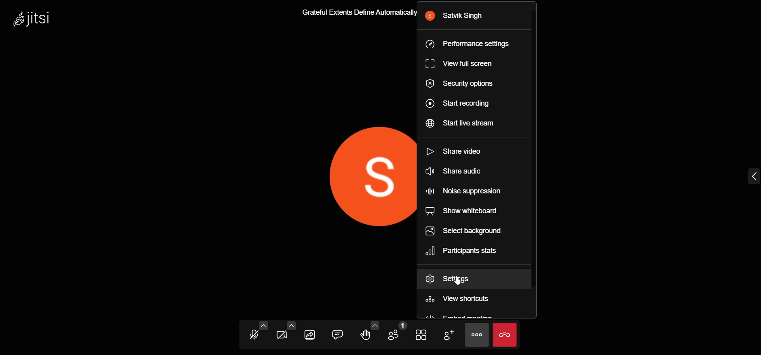 This screenshot has width=761, height=355. I want to click on settings, so click(456, 278).